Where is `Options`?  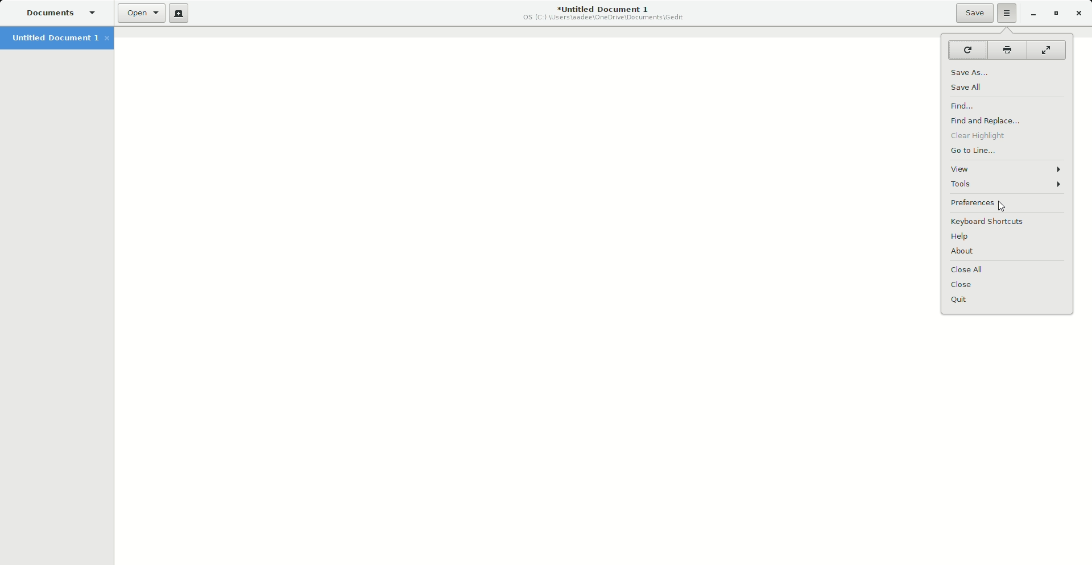
Options is located at coordinates (1004, 14).